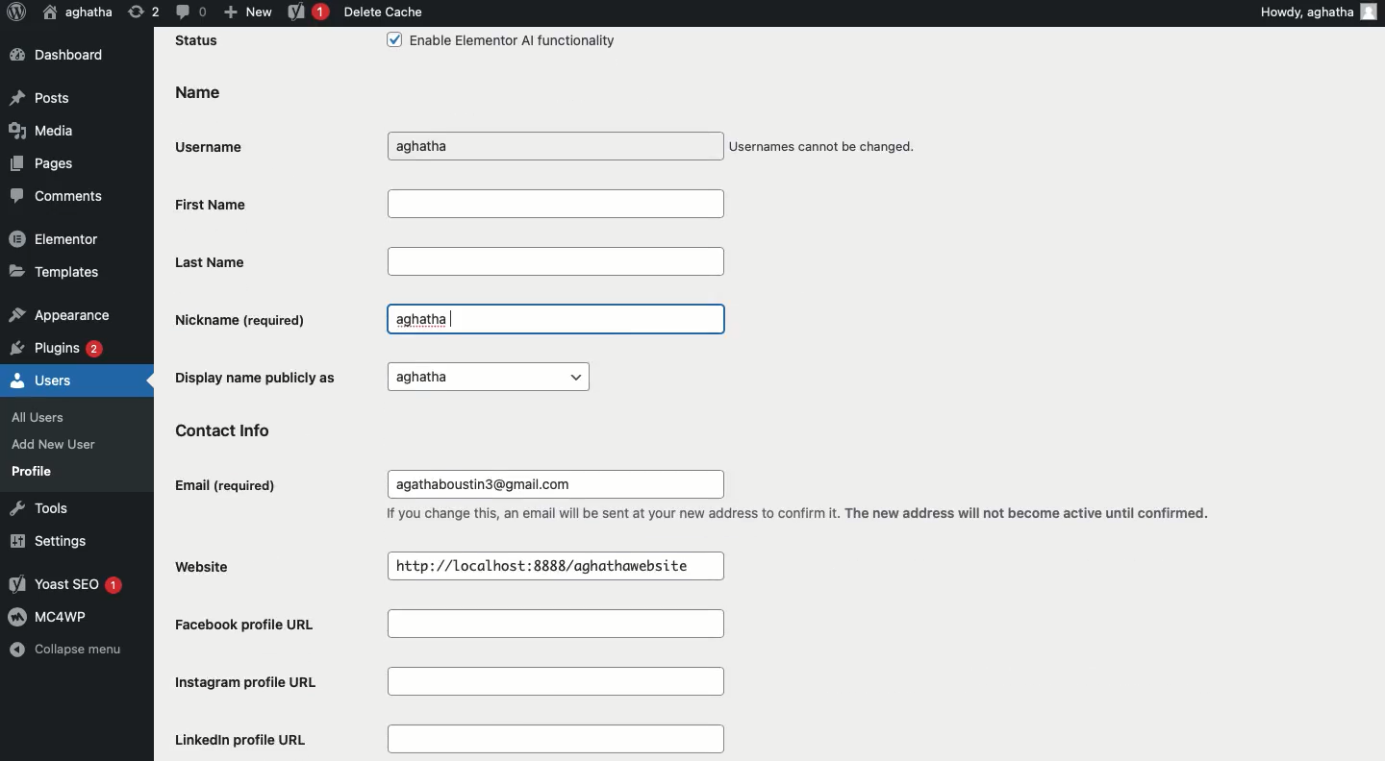  I want to click on Instagram profile URL., so click(454, 683).